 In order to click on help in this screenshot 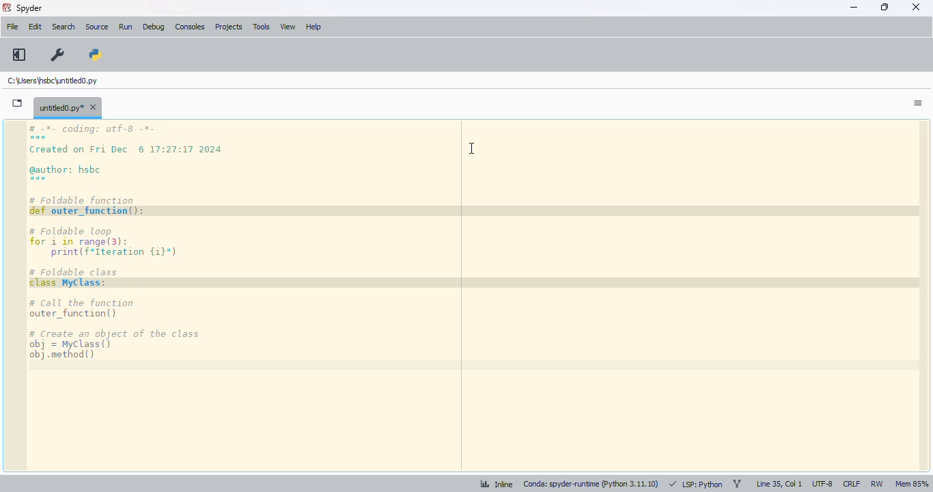, I will do `click(314, 27)`.